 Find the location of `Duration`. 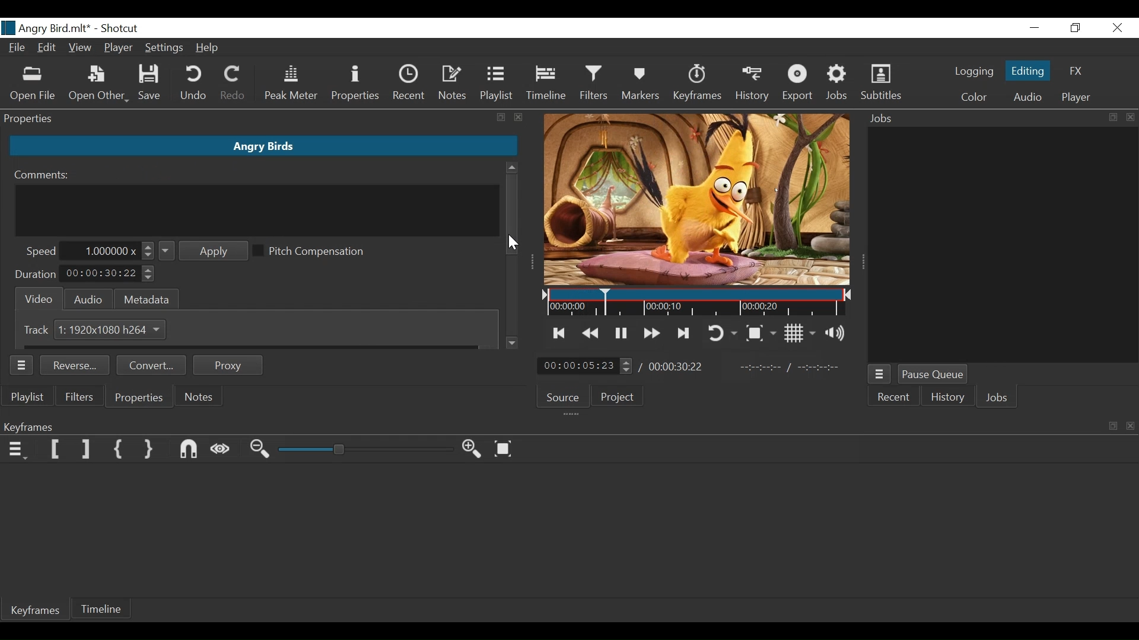

Duration is located at coordinates (37, 274).